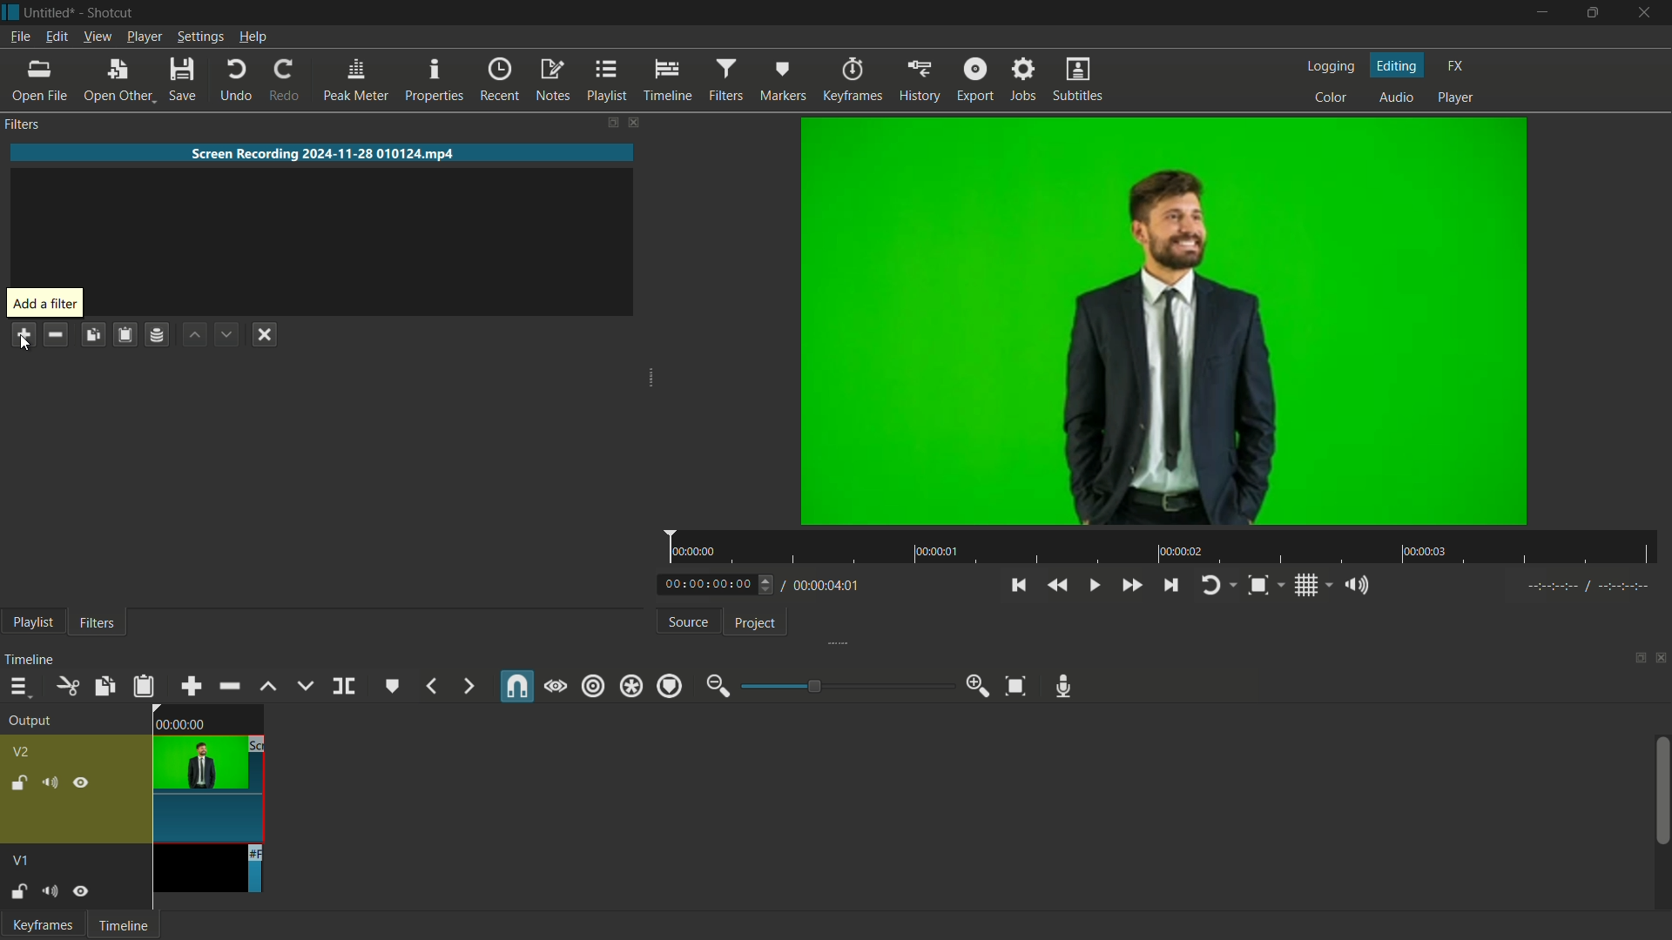 This screenshot has height=940, width=1672. Describe the element at coordinates (29, 660) in the screenshot. I see `timeline` at that location.